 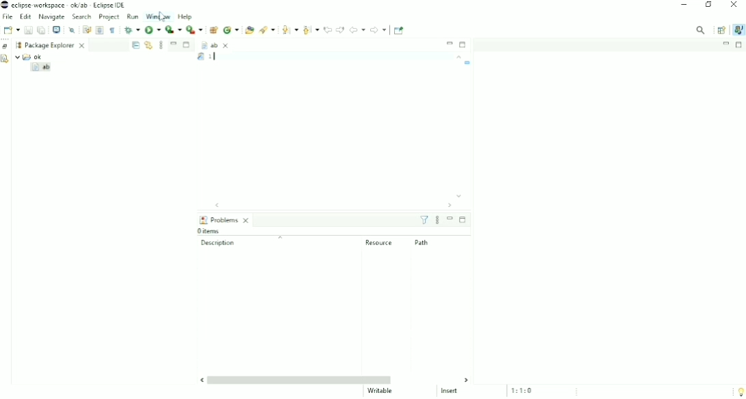 I want to click on Run, so click(x=153, y=31).